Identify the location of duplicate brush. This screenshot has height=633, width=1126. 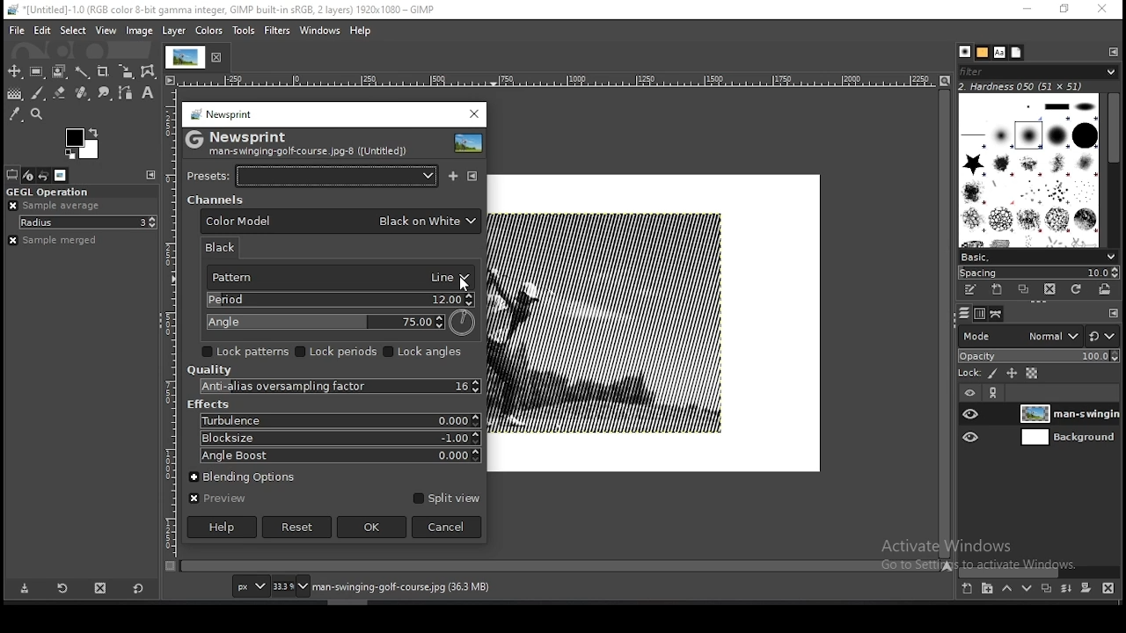
(1022, 290).